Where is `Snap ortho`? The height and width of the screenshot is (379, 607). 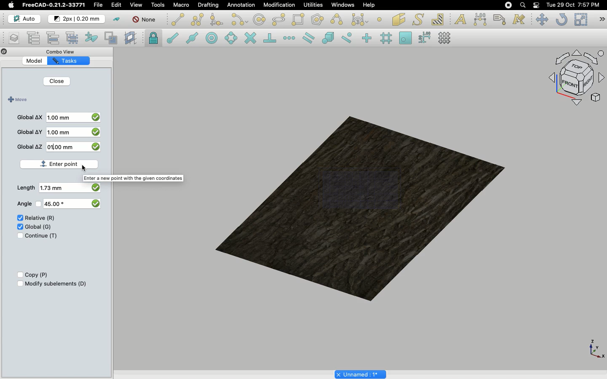
Snap ortho is located at coordinates (368, 39).